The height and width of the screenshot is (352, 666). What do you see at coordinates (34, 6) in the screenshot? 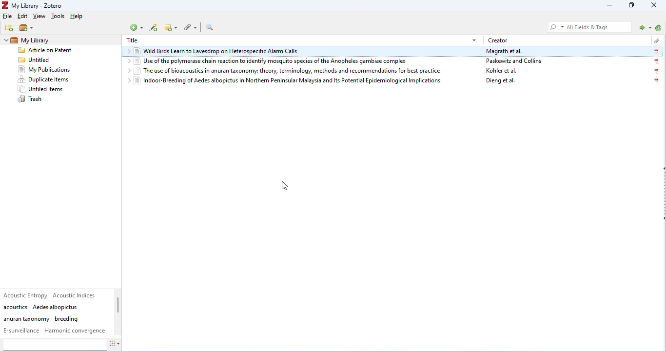
I see `My Library - Zotero` at bounding box center [34, 6].